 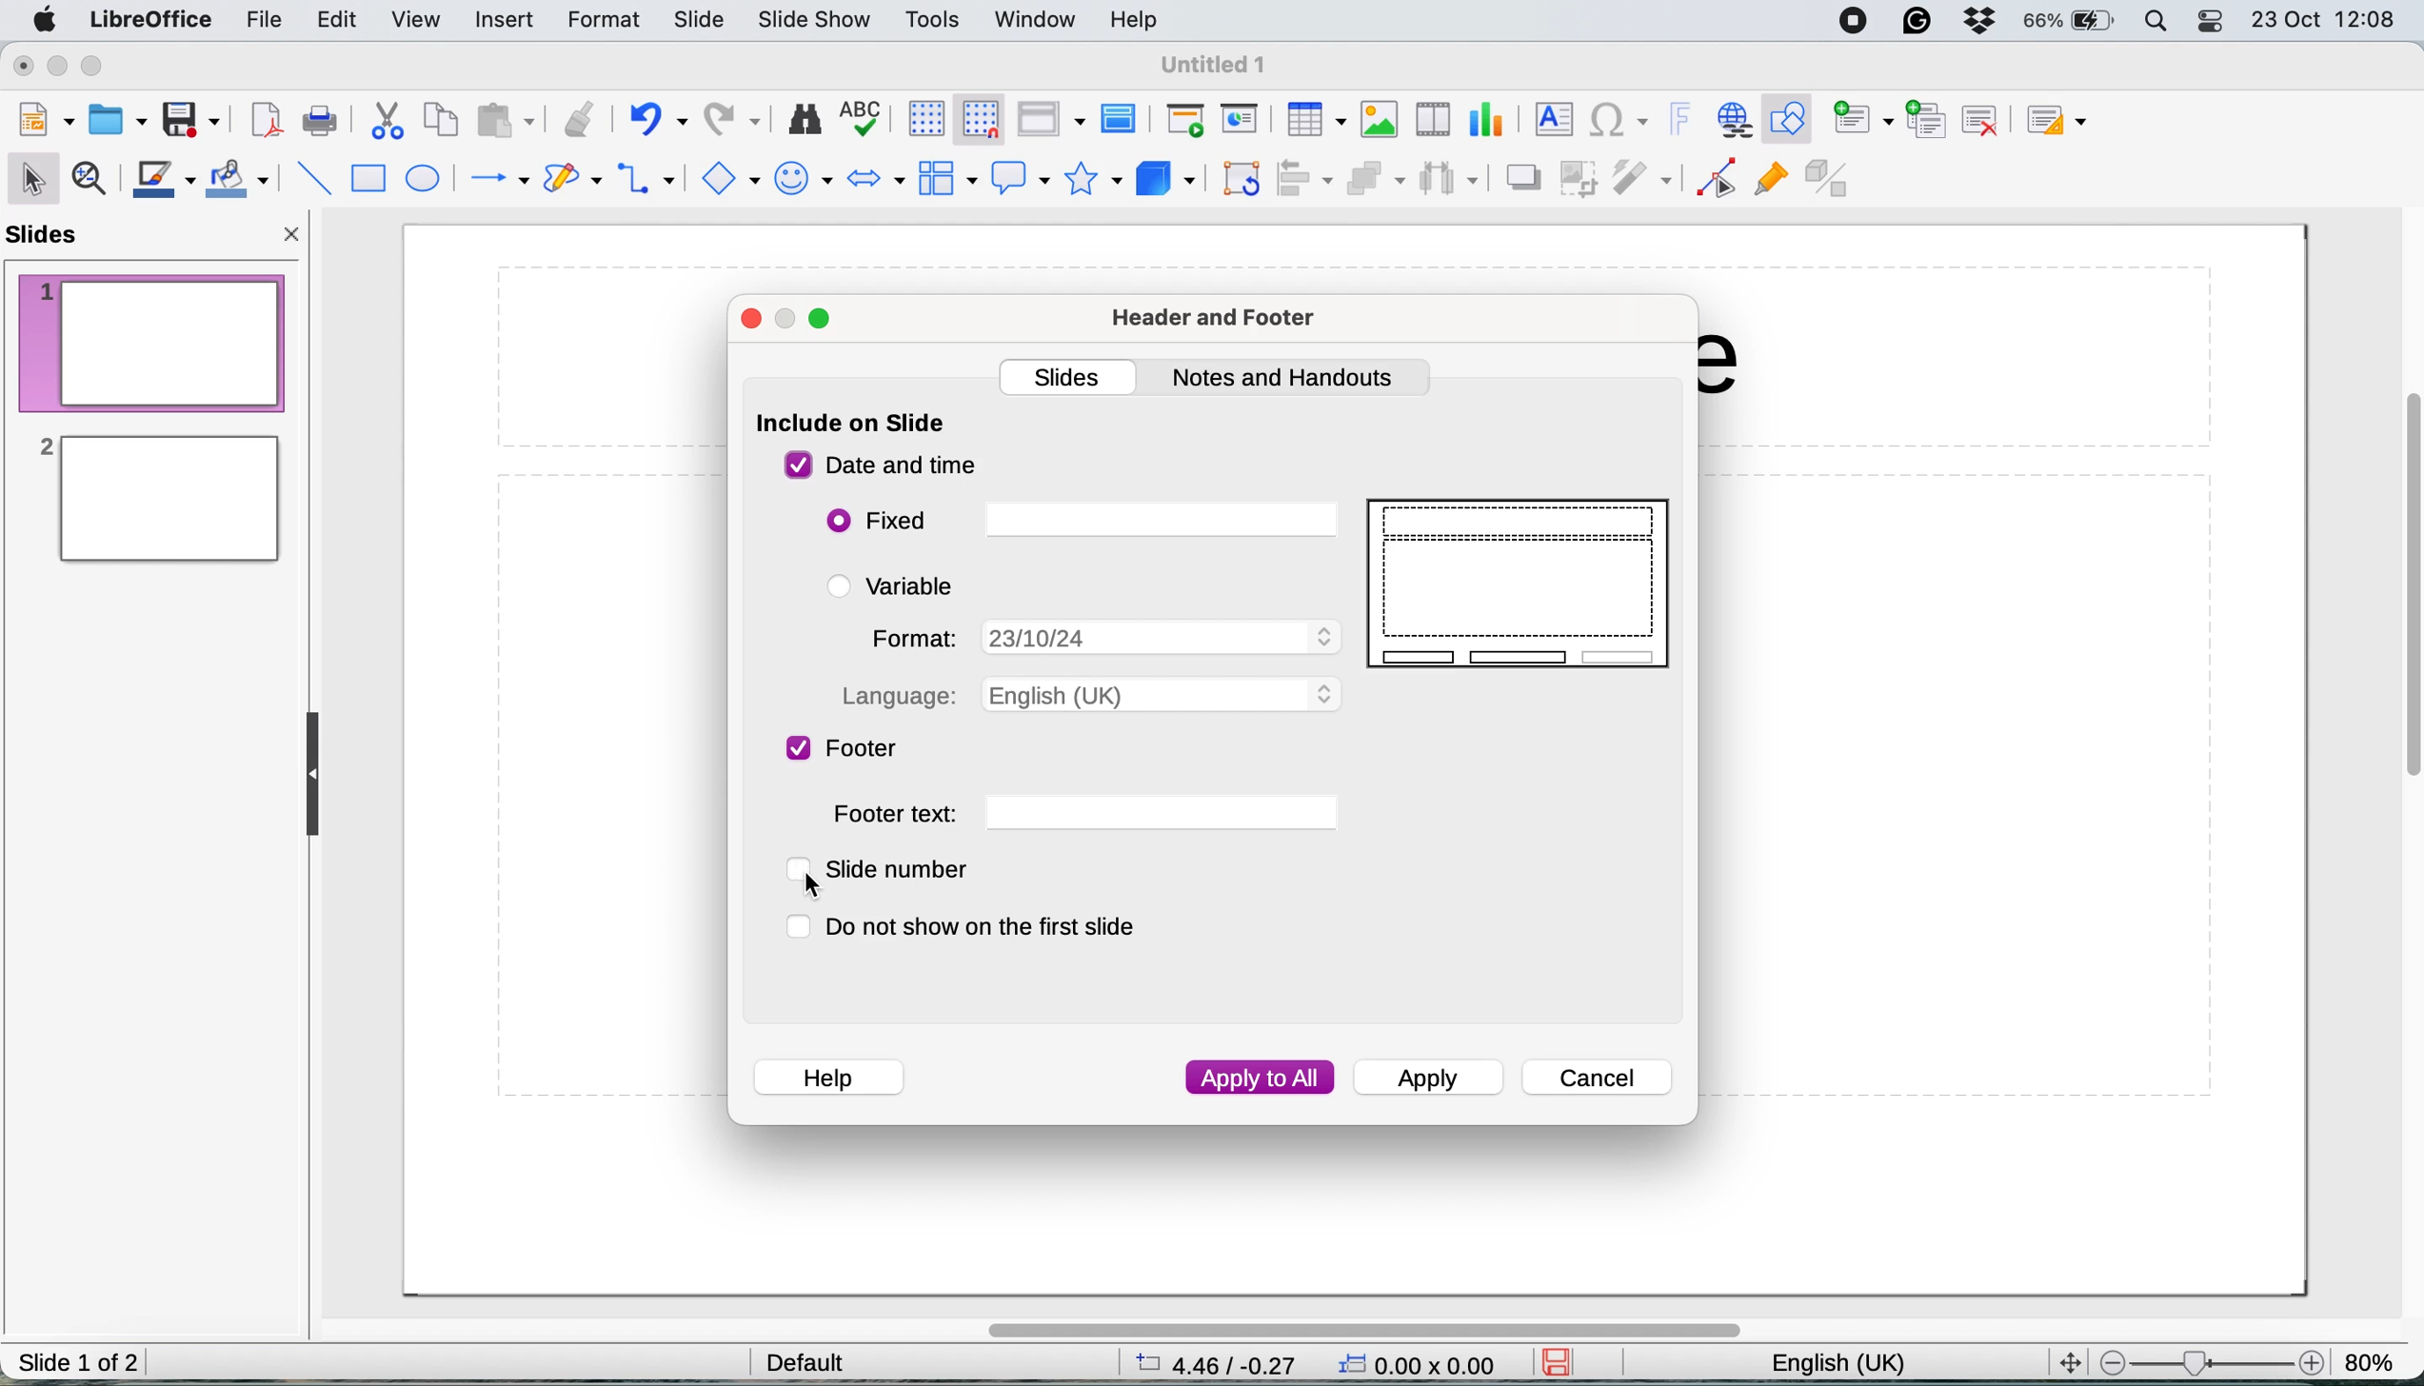 I want to click on screen recorder, so click(x=1860, y=21).